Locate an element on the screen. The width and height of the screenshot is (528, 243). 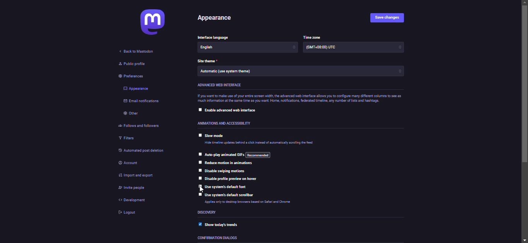
automated post deletion is located at coordinates (146, 150).